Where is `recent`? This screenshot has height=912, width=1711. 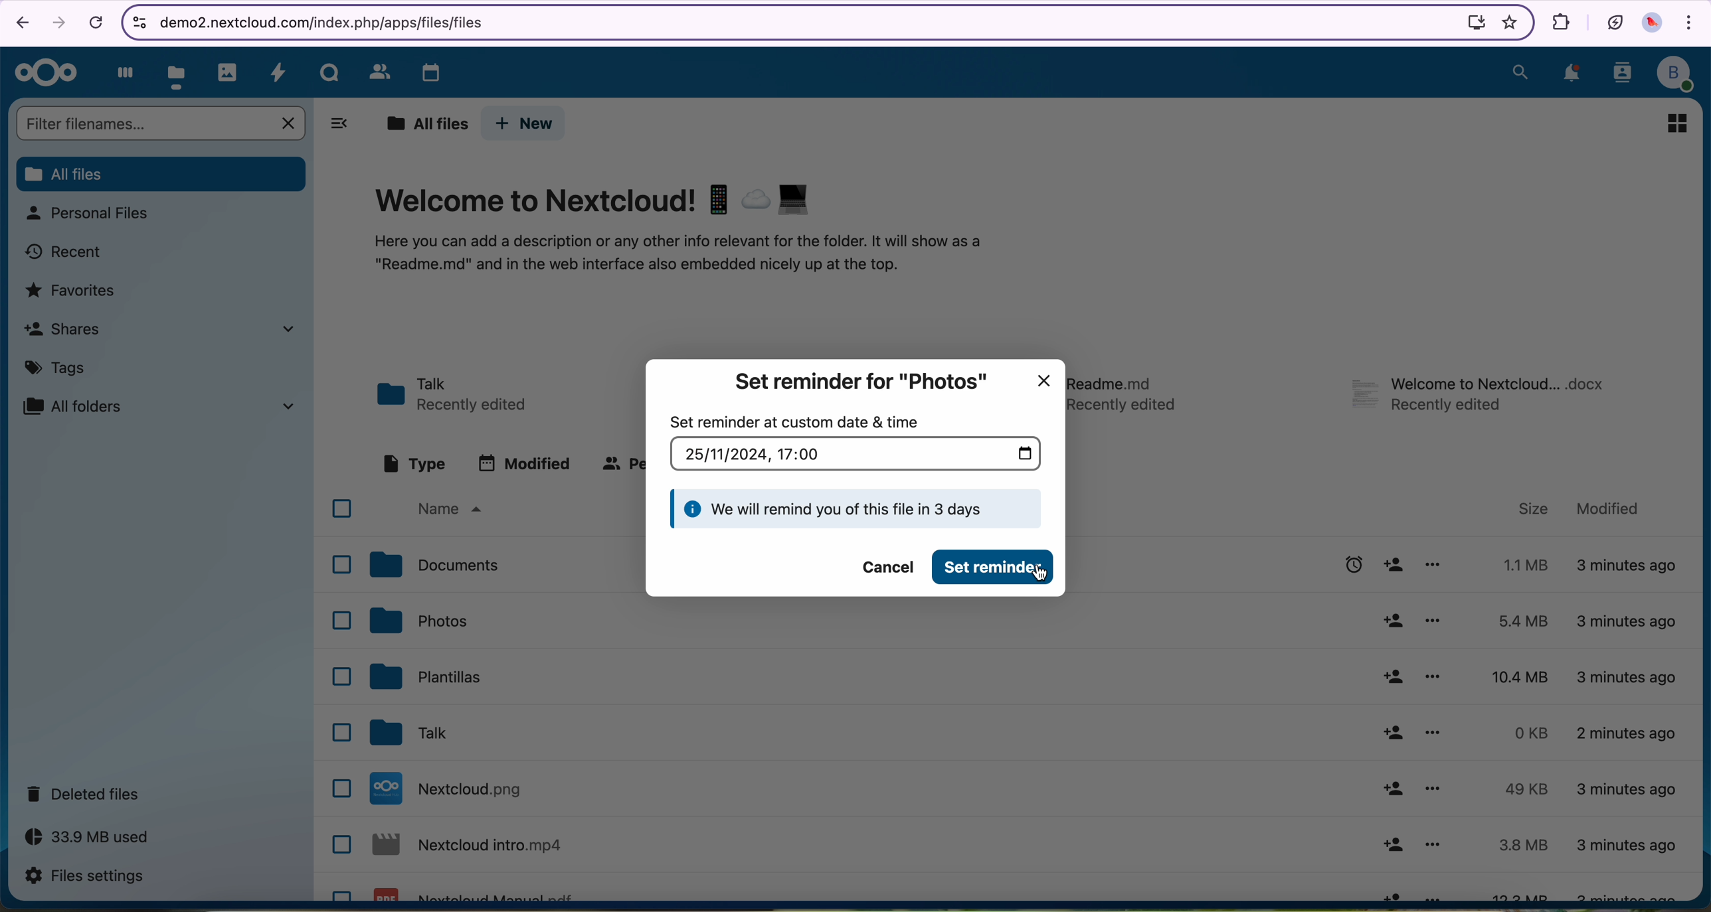 recent is located at coordinates (67, 252).